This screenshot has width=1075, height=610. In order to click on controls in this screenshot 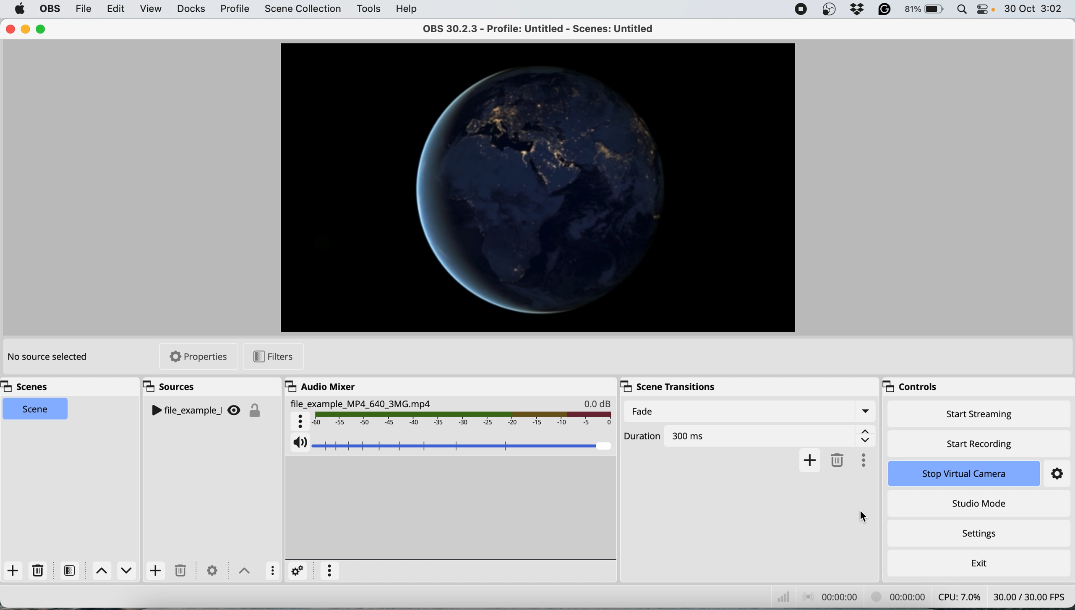, I will do `click(909, 385)`.